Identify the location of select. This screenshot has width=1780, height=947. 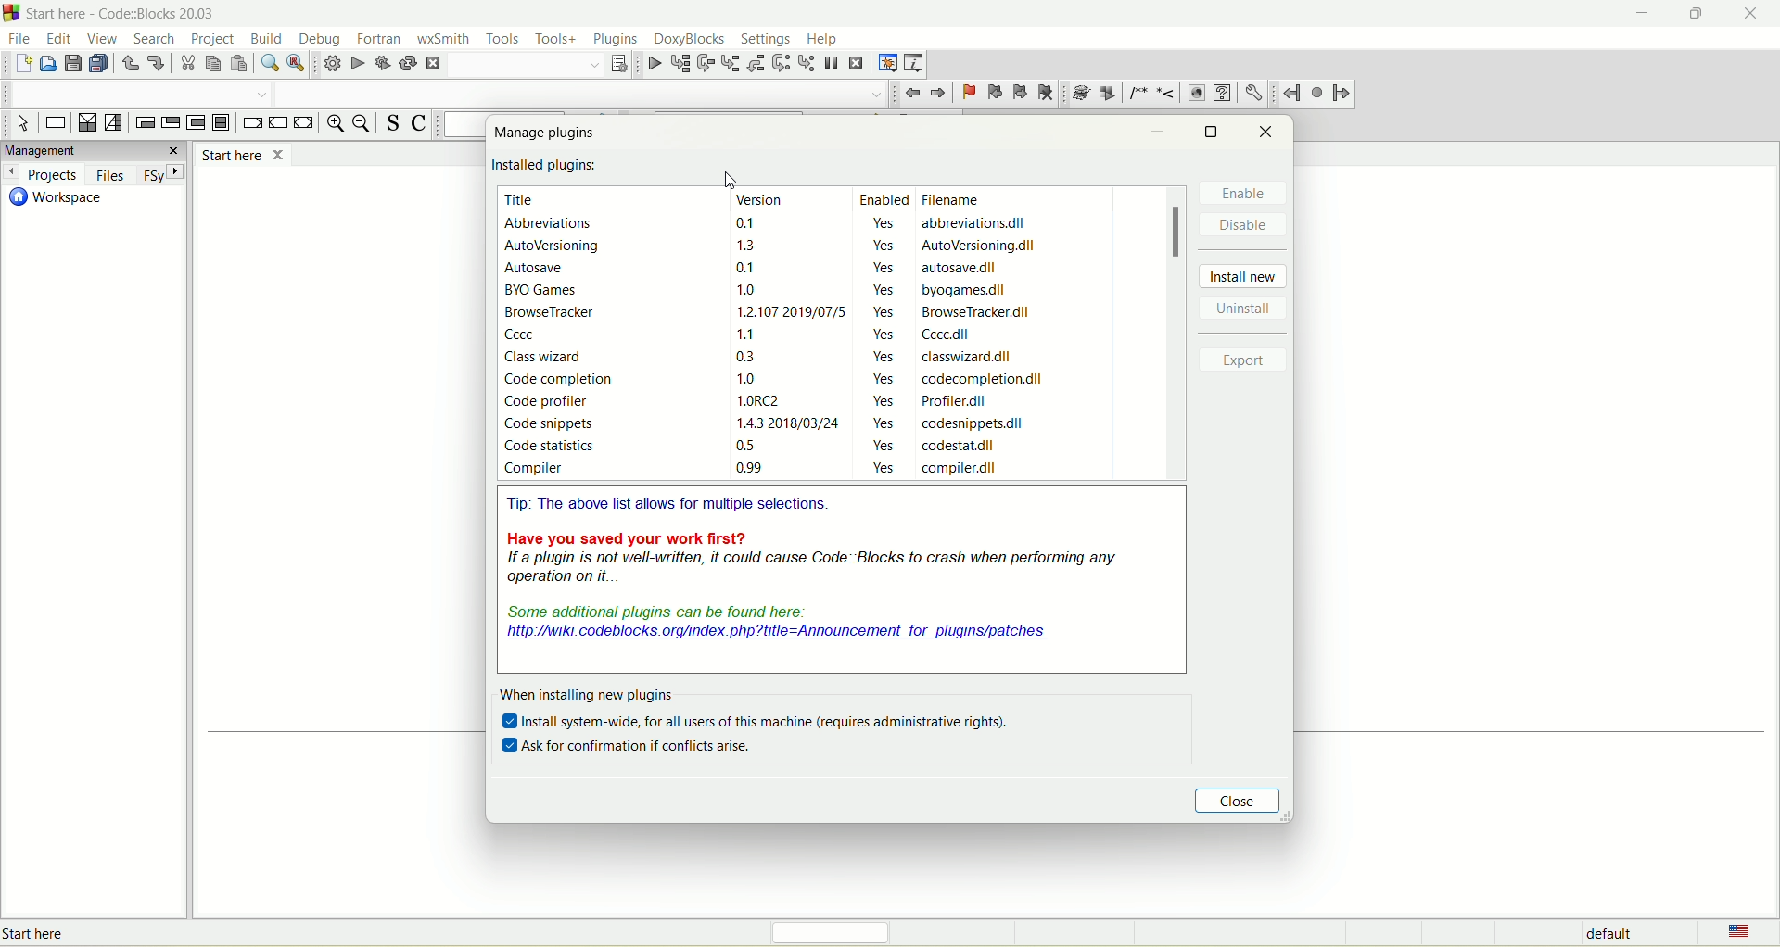
(23, 124).